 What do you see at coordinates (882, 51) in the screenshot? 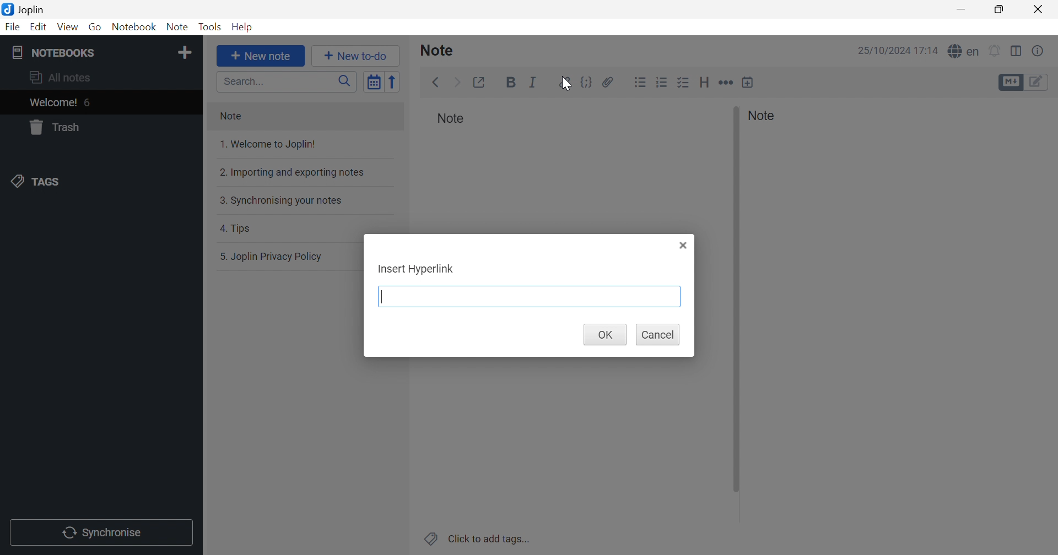
I see `25/10/2024` at bounding box center [882, 51].